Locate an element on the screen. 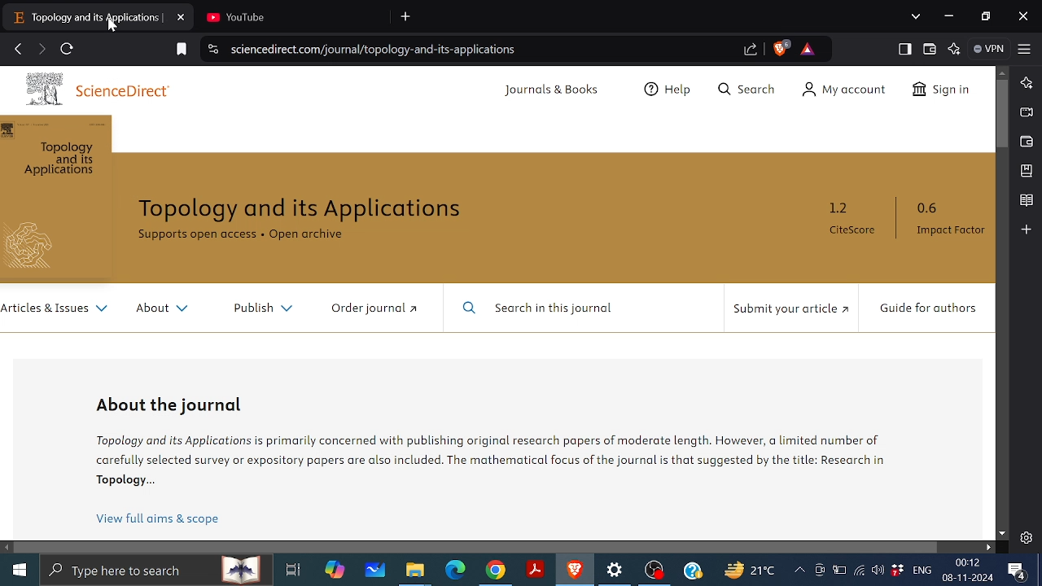  Move left is located at coordinates (7, 548).